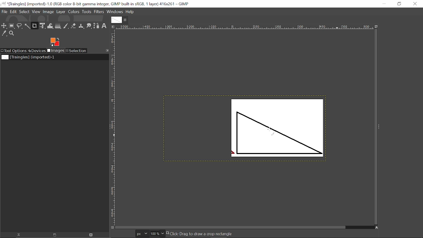 This screenshot has width=423, height=238. What do you see at coordinates (125, 19) in the screenshot?
I see `Close current tab` at bounding box center [125, 19].